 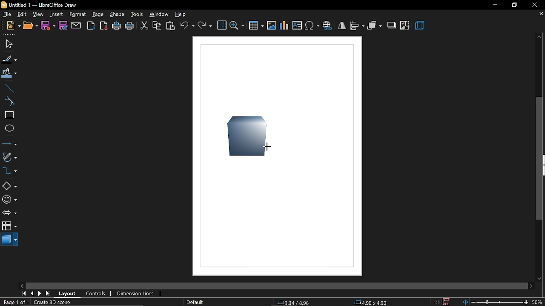 What do you see at coordinates (56, 302) in the screenshot?
I see `create 3D scene` at bounding box center [56, 302].